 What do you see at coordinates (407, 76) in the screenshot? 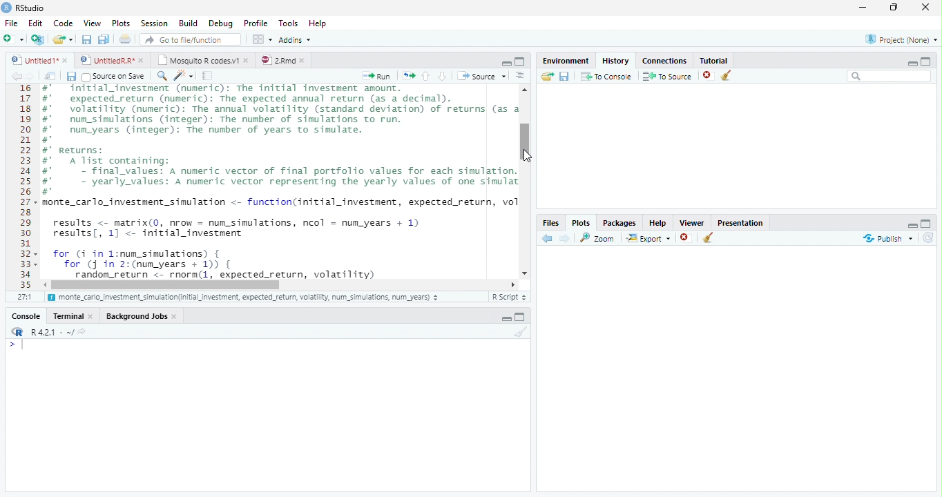
I see `Re-run the previous code region` at bounding box center [407, 76].